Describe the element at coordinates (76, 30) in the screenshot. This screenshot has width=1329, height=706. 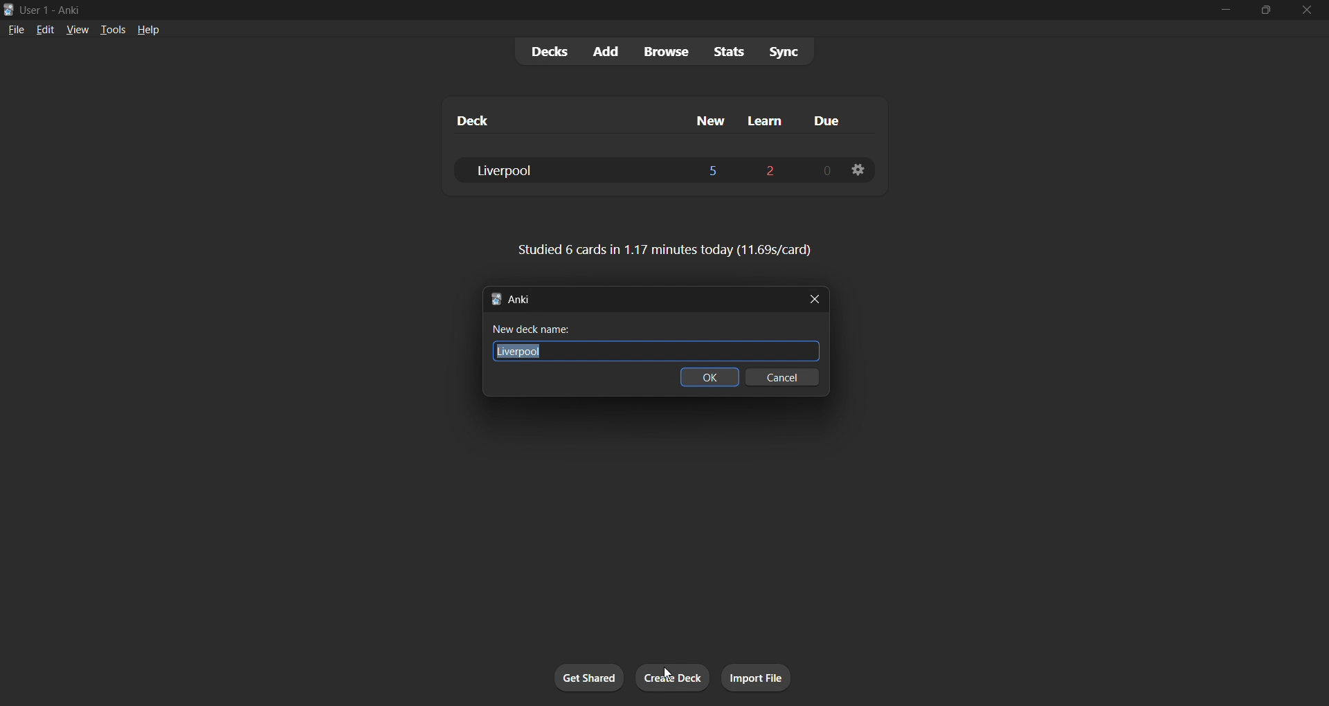
I see `view` at that location.